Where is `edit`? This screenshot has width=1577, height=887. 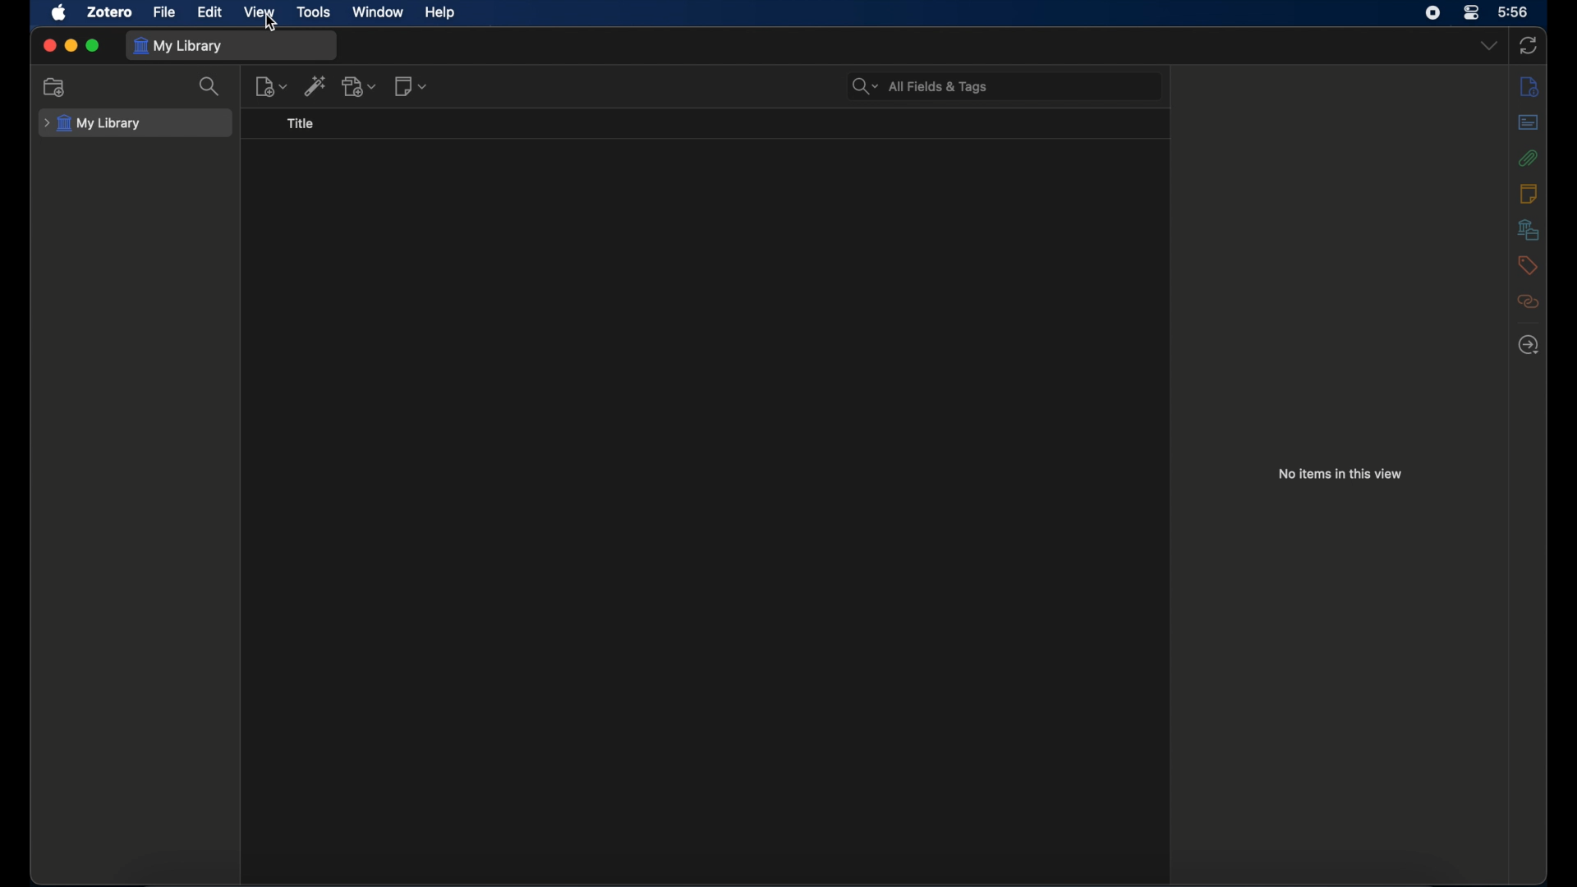 edit is located at coordinates (212, 11).